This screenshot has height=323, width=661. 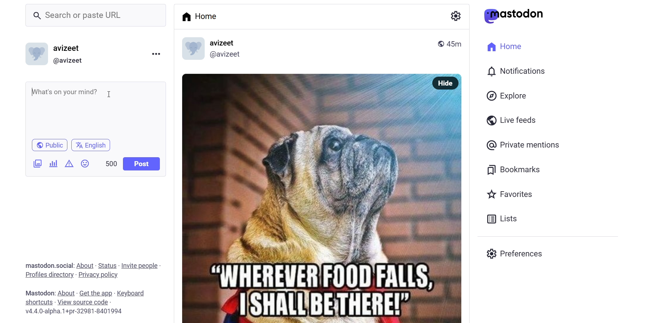 What do you see at coordinates (512, 196) in the screenshot?
I see `Favorites` at bounding box center [512, 196].